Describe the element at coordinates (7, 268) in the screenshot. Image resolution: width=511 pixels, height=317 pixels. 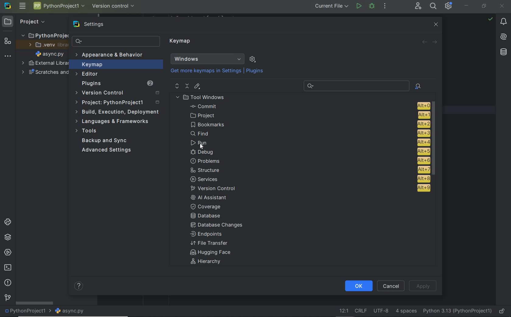
I see `terminal` at that location.